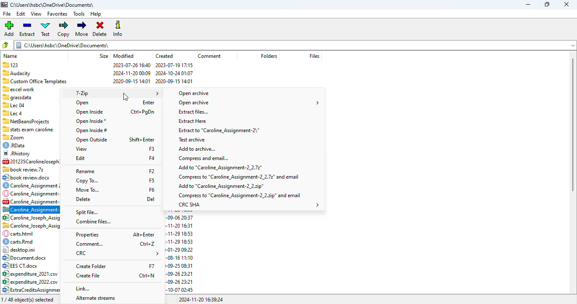 The image size is (577, 304). Describe the element at coordinates (30, 290) in the screenshot. I see `04) ExtraCreditsAssignment... 60228 2023-10-07 02:57 2023-10-07 02:45` at that location.